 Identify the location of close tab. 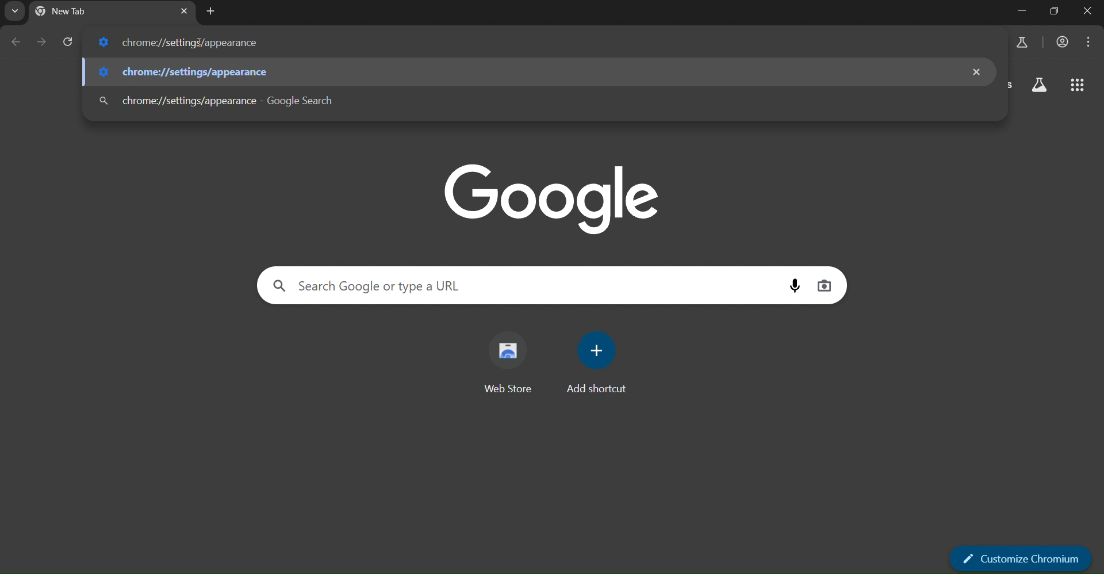
(184, 11).